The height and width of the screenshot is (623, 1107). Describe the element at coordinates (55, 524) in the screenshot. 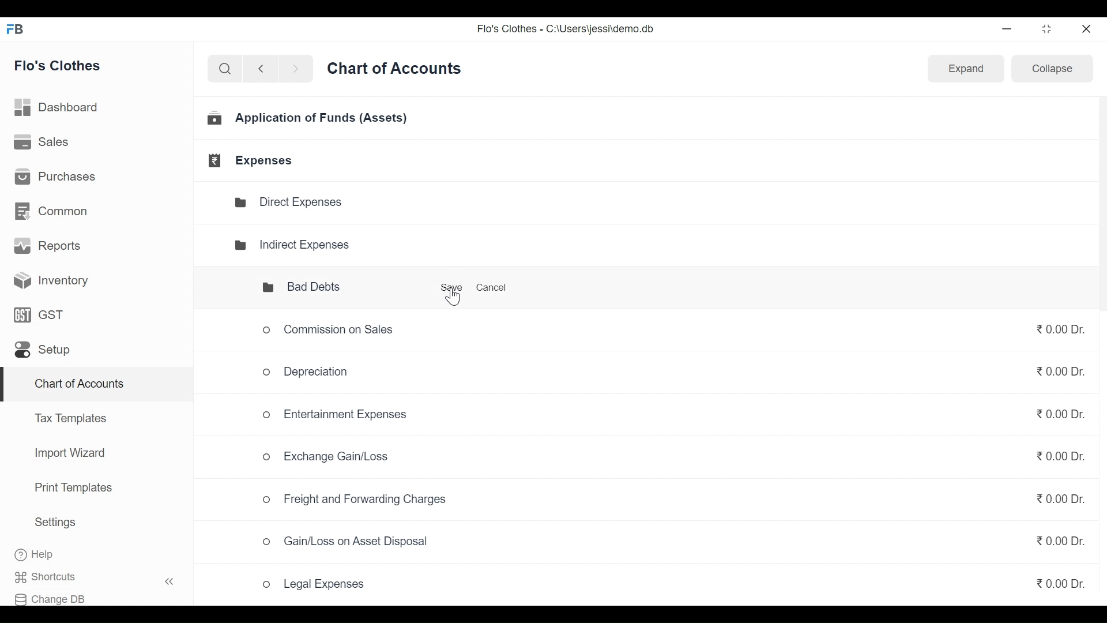

I see `Settings` at that location.